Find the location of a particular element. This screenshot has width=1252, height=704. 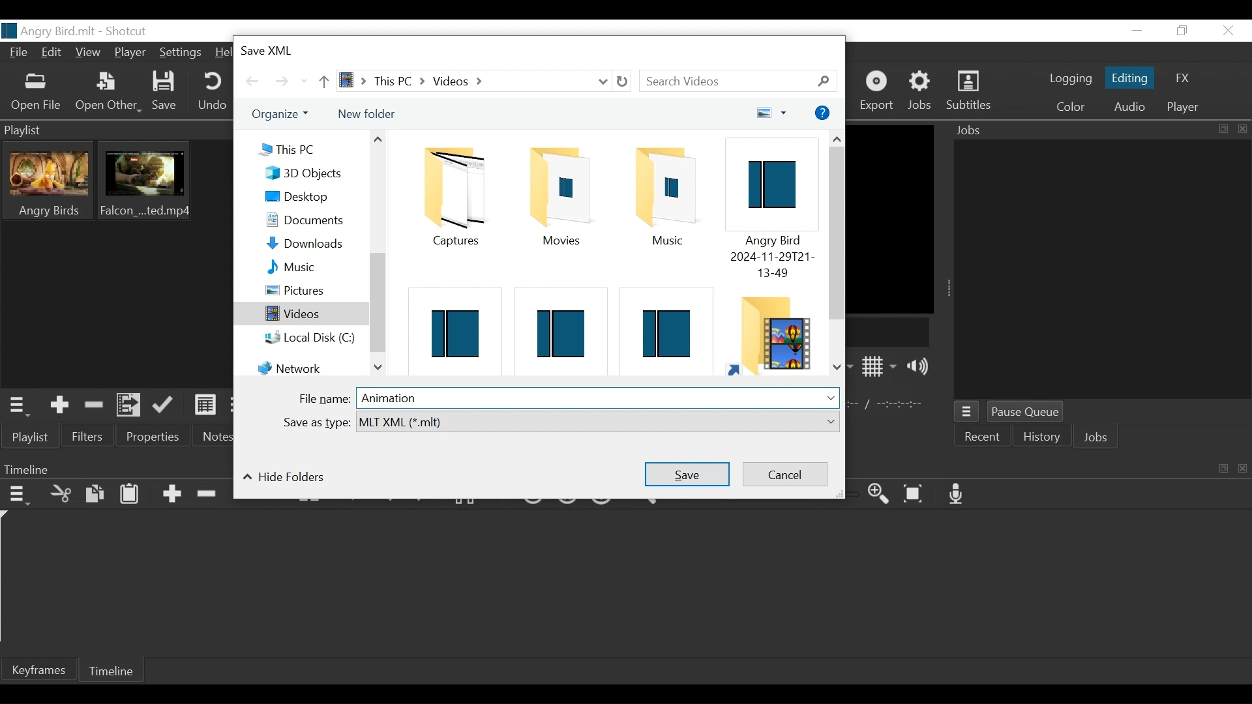

Folder is located at coordinates (558, 196).